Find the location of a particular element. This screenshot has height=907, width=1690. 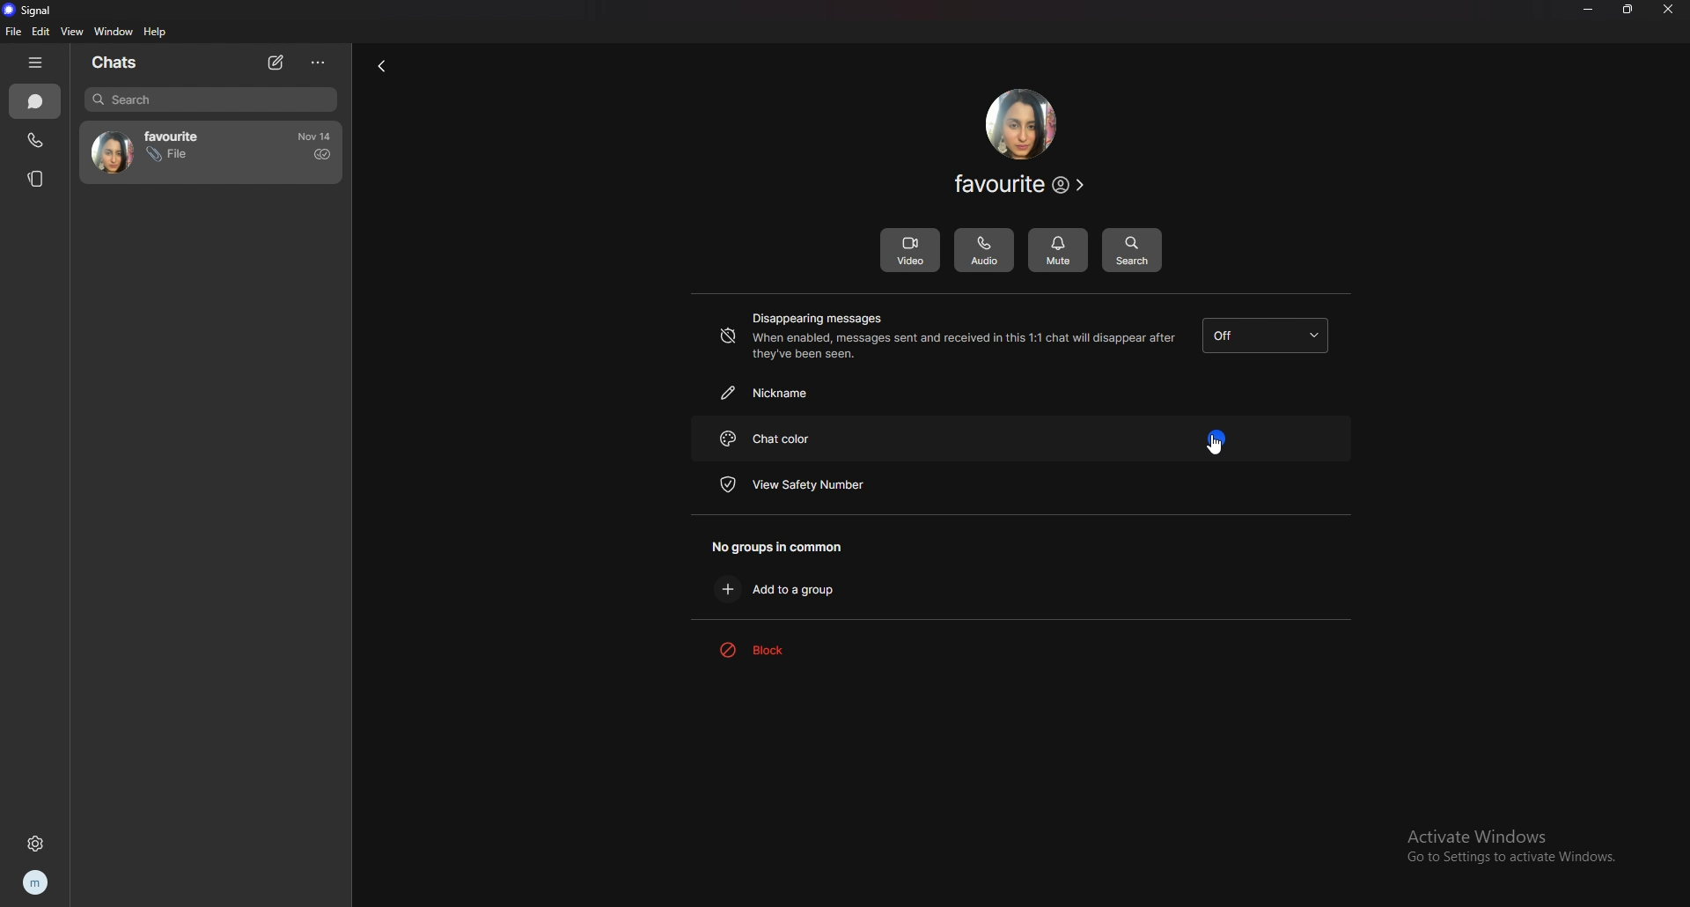

video call is located at coordinates (912, 249).